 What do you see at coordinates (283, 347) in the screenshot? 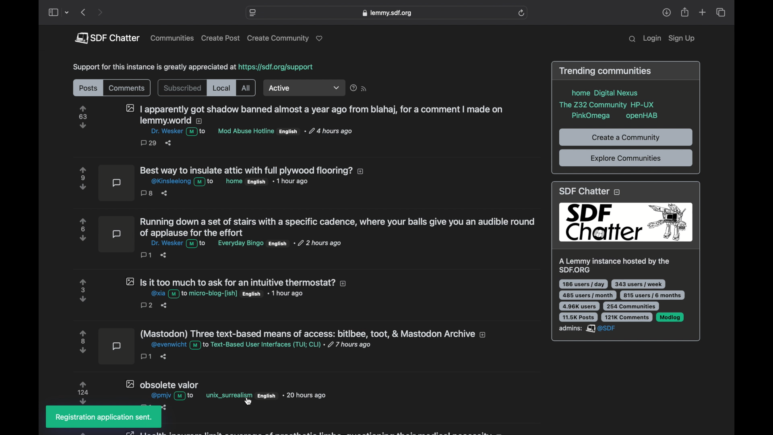
I see `post` at bounding box center [283, 347].